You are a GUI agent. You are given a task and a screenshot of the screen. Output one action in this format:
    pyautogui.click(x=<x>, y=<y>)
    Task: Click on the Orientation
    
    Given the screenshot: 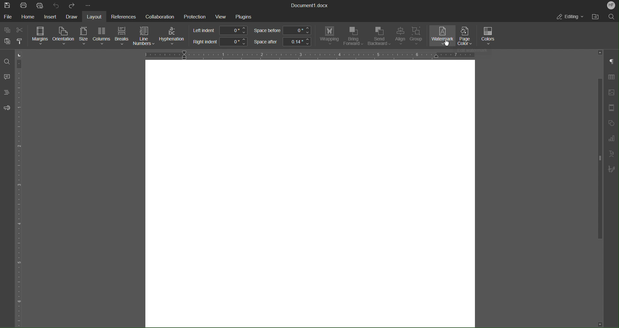 What is the action you would take?
    pyautogui.click(x=64, y=36)
    